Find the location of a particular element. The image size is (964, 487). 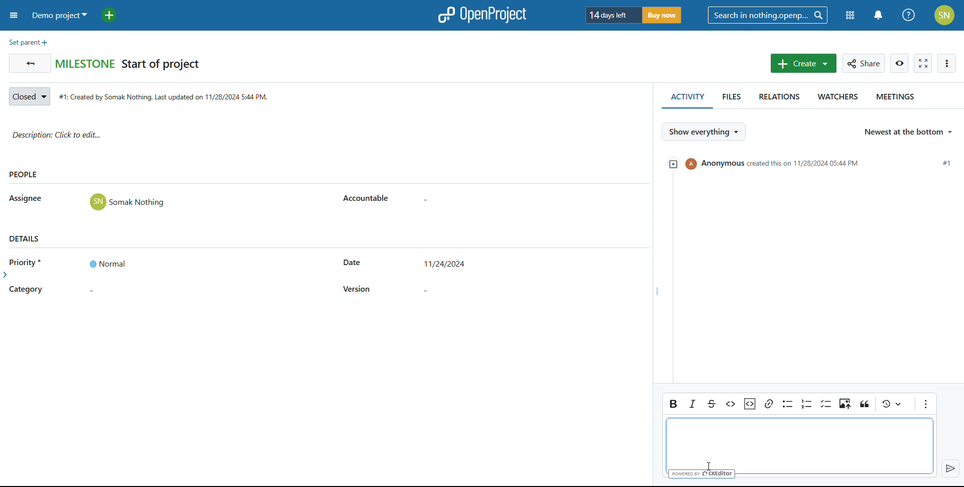

meetings is located at coordinates (897, 99).